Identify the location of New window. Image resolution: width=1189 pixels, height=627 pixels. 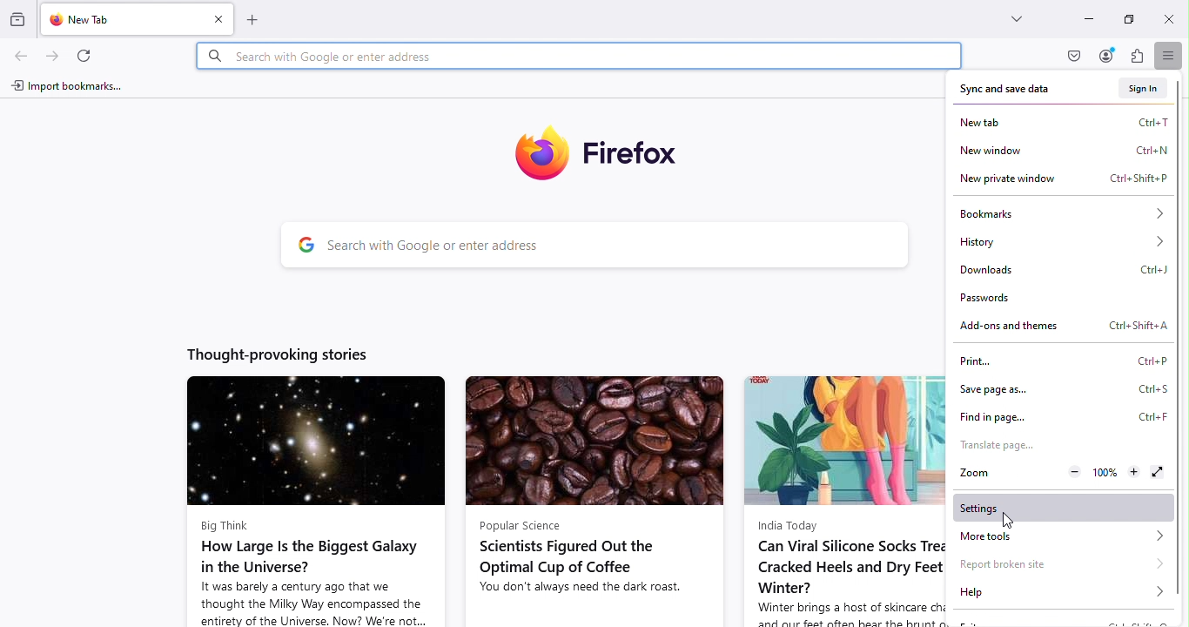
(1061, 150).